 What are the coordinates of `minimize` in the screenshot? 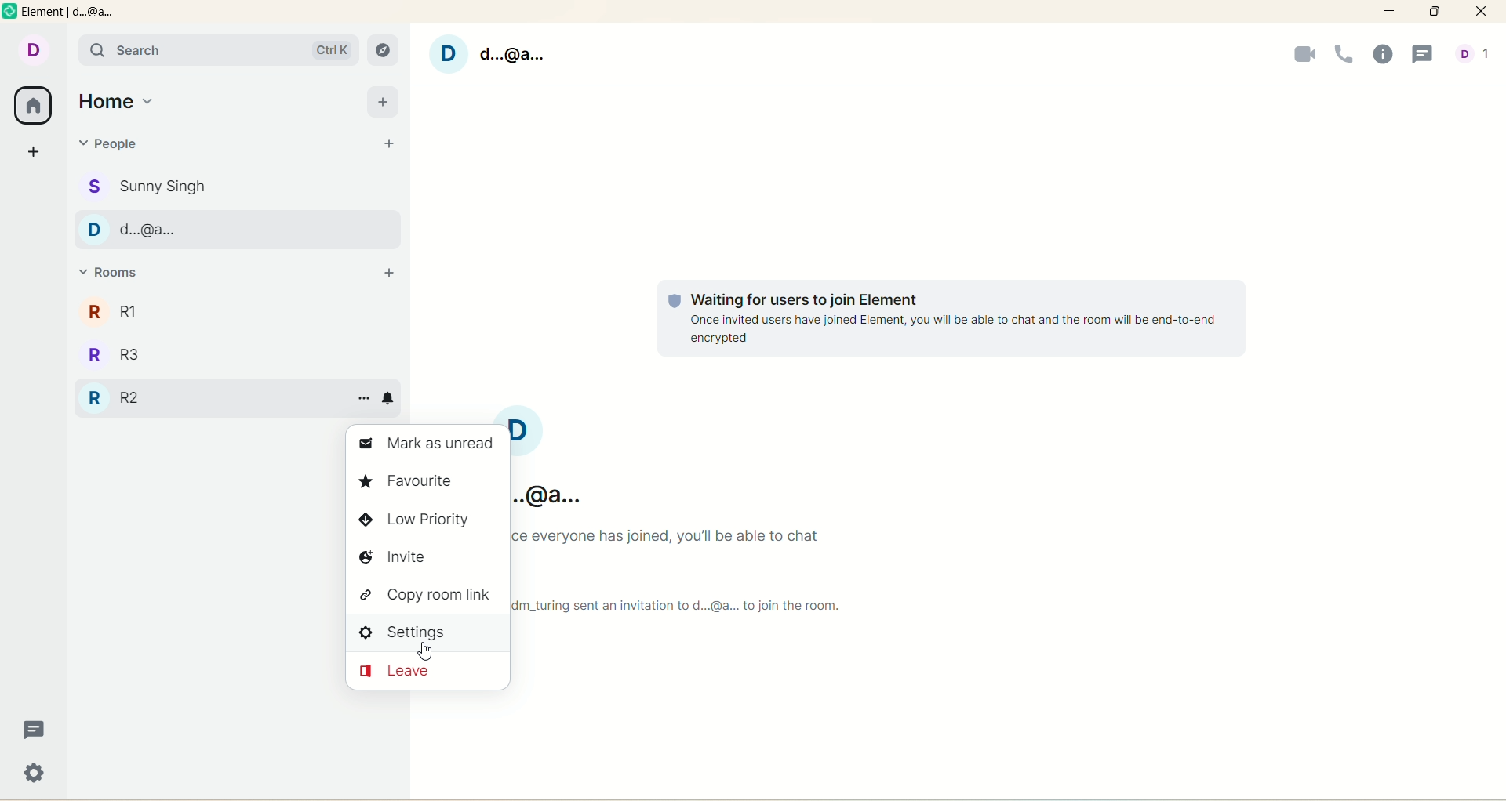 It's located at (1392, 12).